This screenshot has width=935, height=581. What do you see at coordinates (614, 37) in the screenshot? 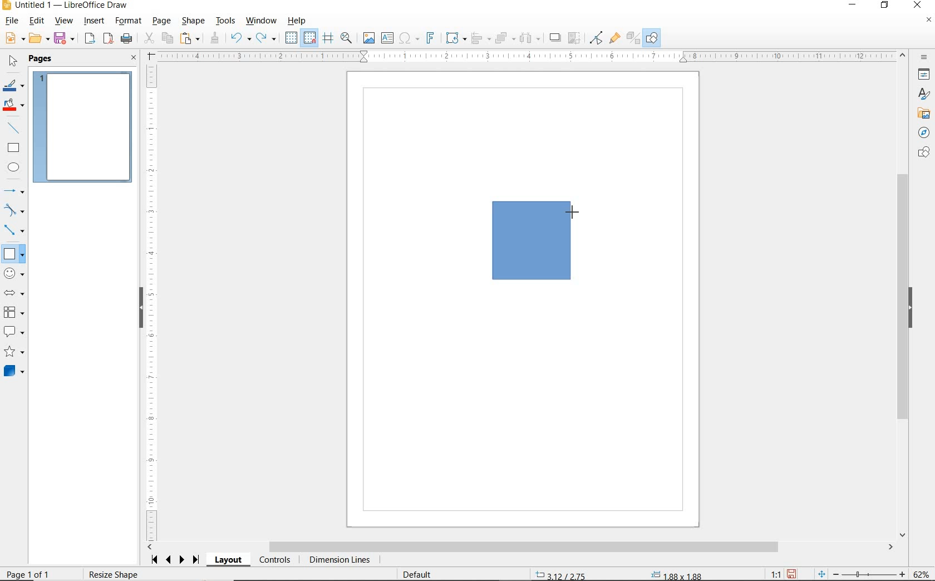
I see `SHOW GLUEPOINT FUNCTIONS` at bounding box center [614, 37].